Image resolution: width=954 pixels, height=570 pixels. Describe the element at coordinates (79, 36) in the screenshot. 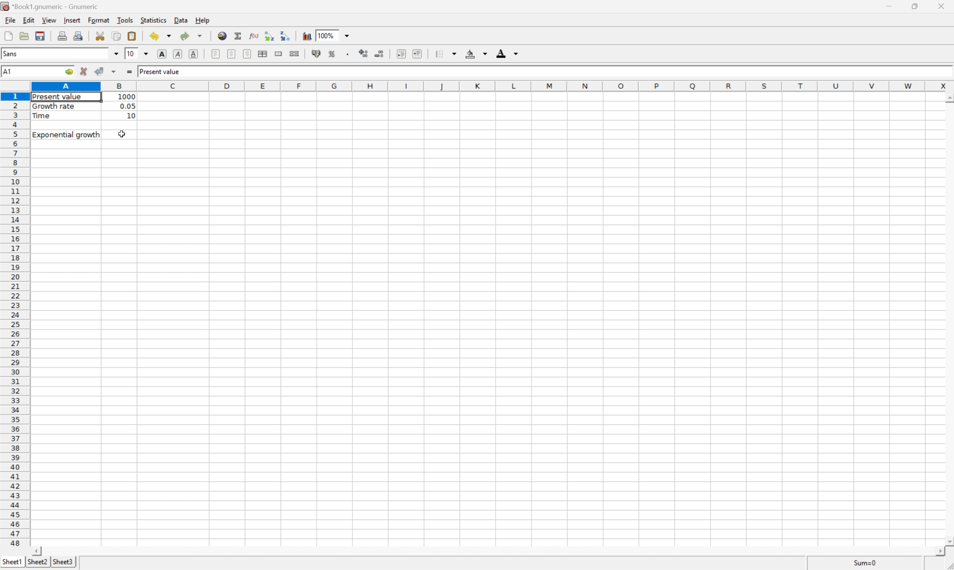

I see `Print preview` at that location.